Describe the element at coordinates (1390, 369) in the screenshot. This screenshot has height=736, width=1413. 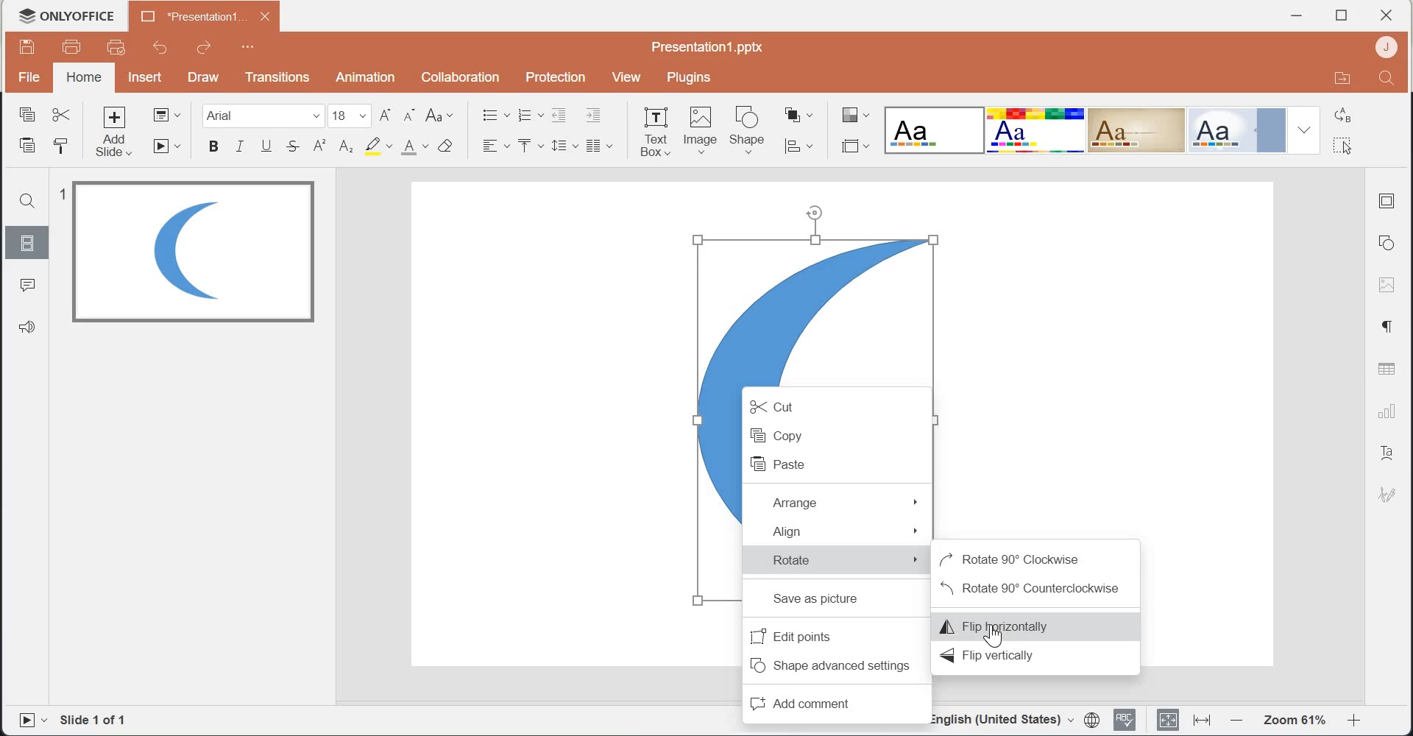
I see `Table ` at that location.